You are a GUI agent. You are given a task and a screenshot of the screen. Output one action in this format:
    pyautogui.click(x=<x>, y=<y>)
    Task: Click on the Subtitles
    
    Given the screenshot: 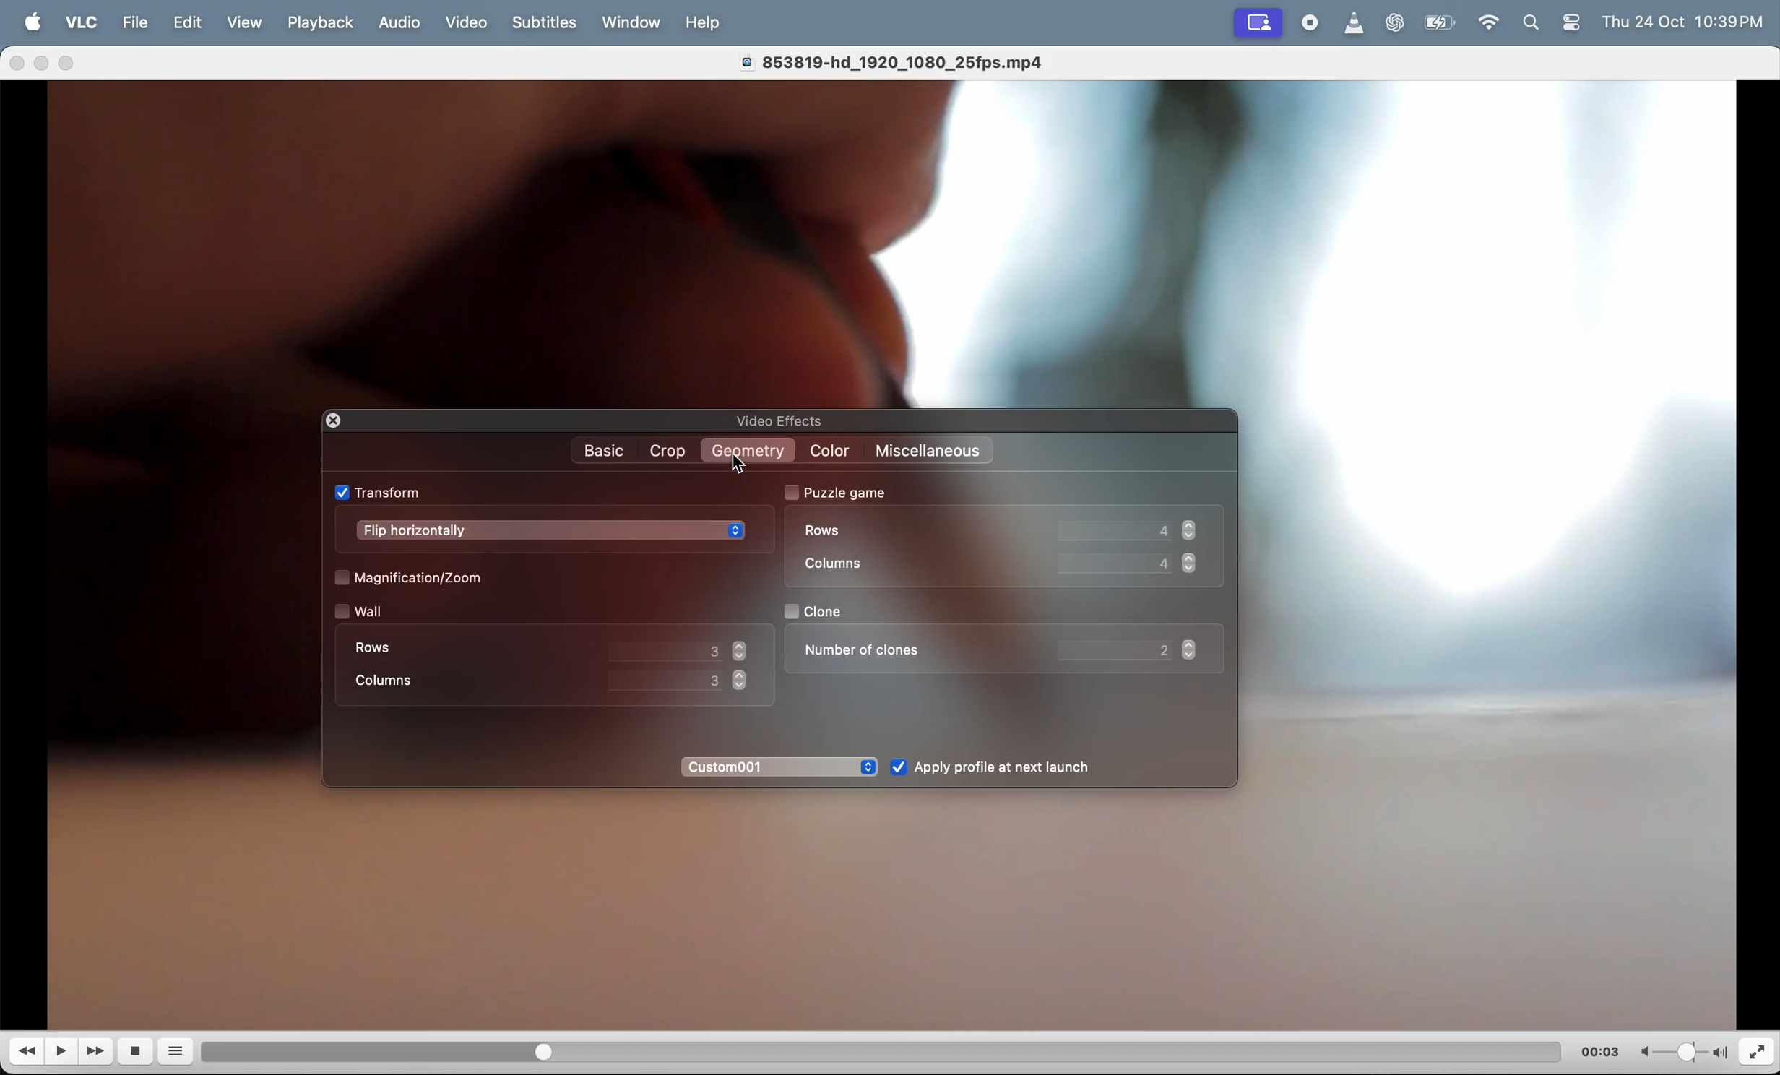 What is the action you would take?
    pyautogui.click(x=548, y=22)
    